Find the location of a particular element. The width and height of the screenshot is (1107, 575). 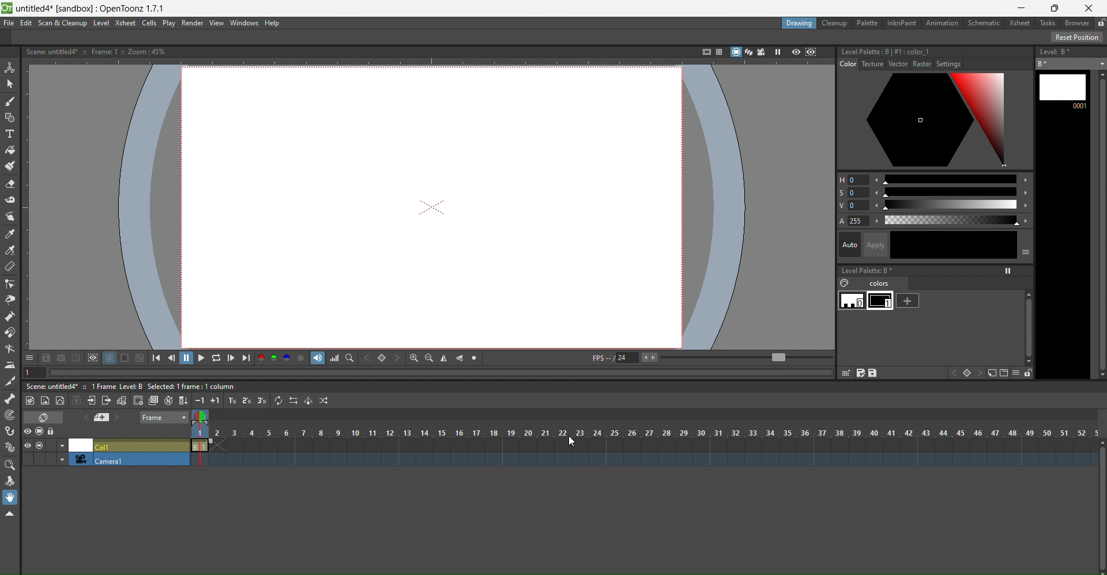

add new memo is located at coordinates (105, 417).